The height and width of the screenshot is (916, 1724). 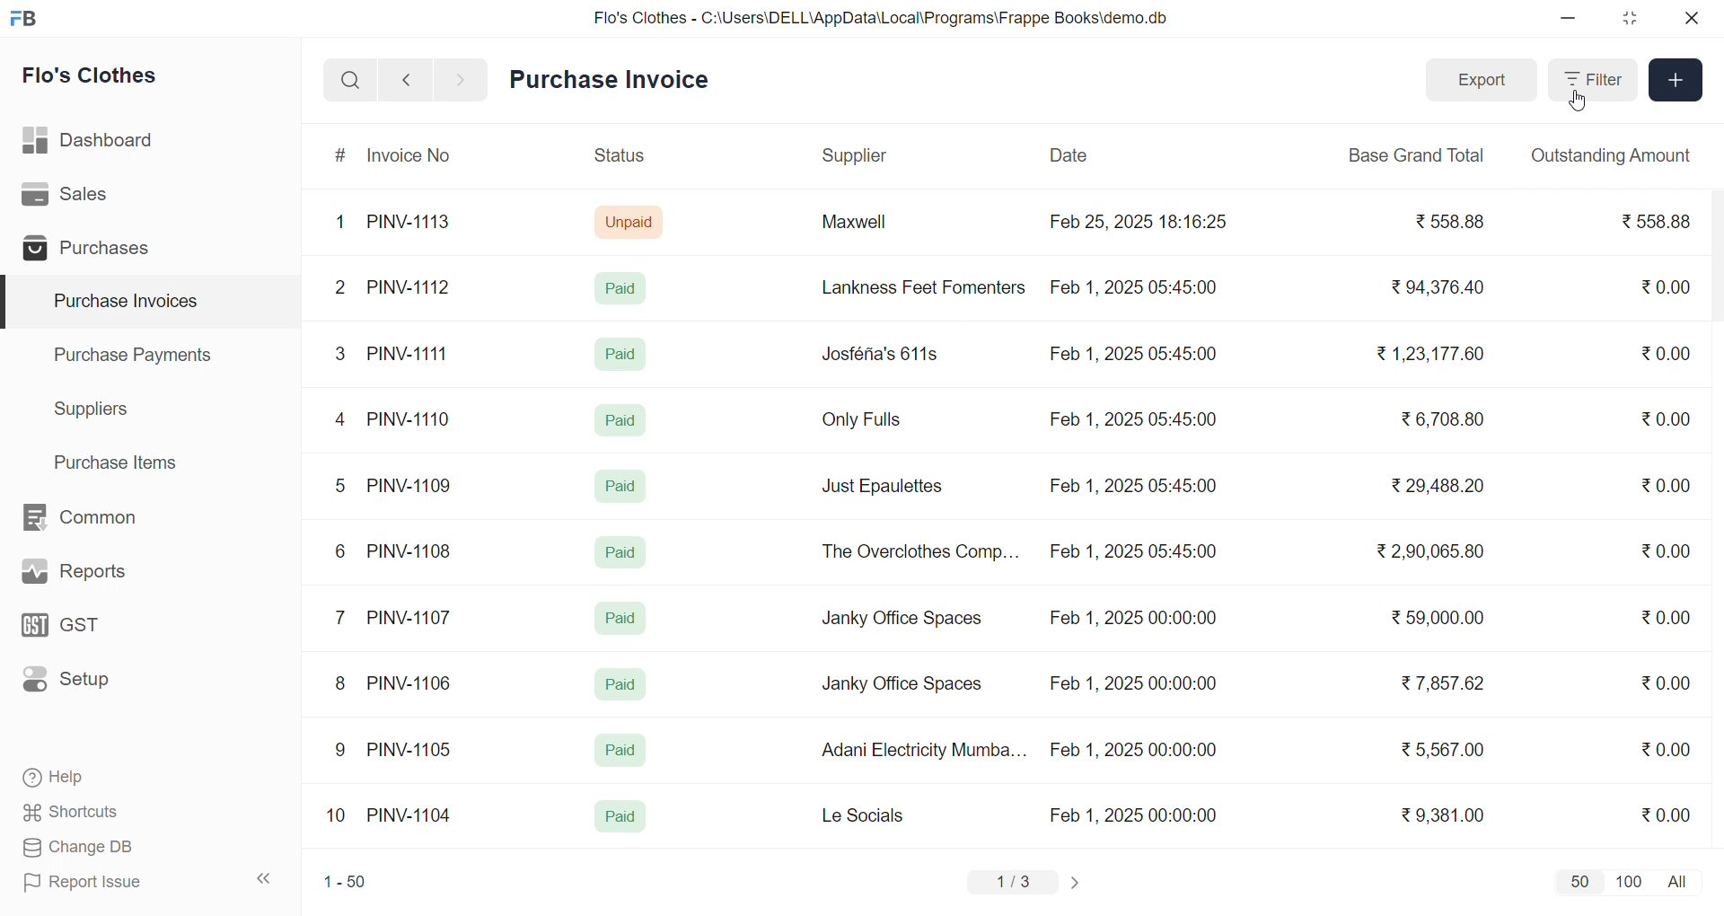 I want to click on ₹0.00, so click(x=1668, y=352).